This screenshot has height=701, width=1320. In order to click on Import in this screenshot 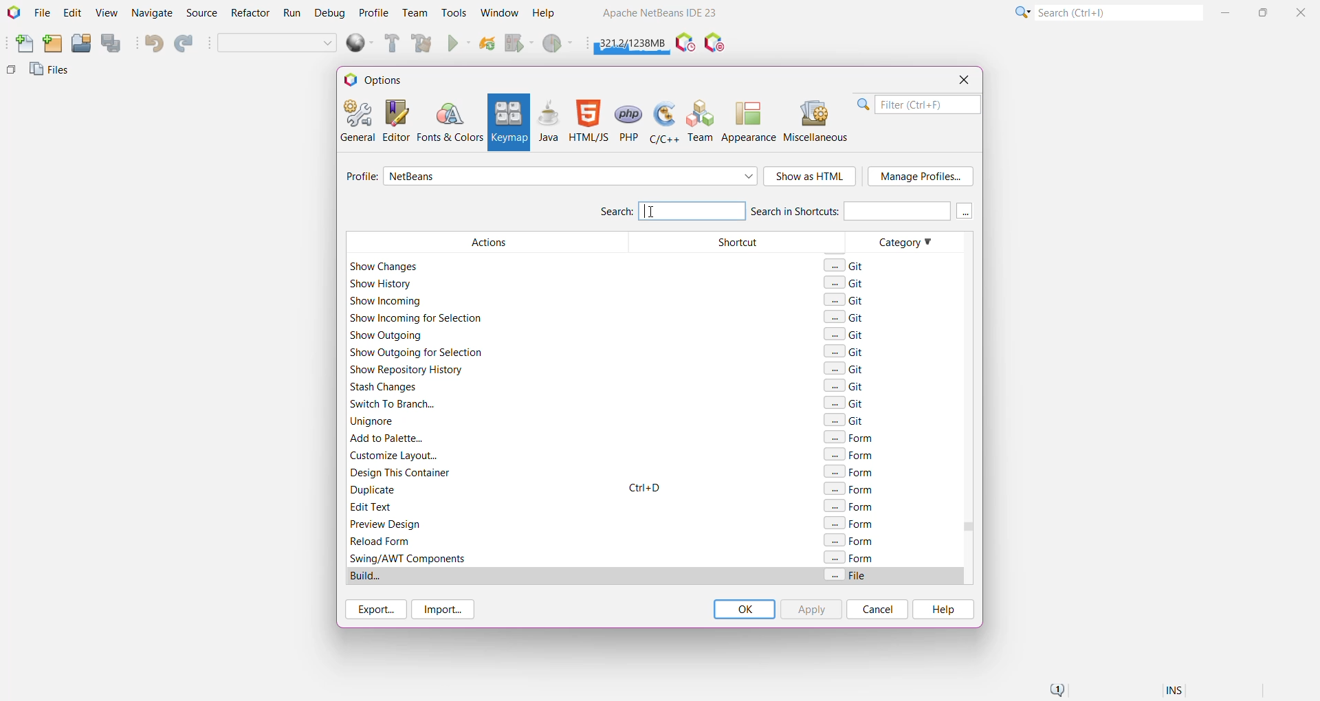, I will do `click(445, 610)`.